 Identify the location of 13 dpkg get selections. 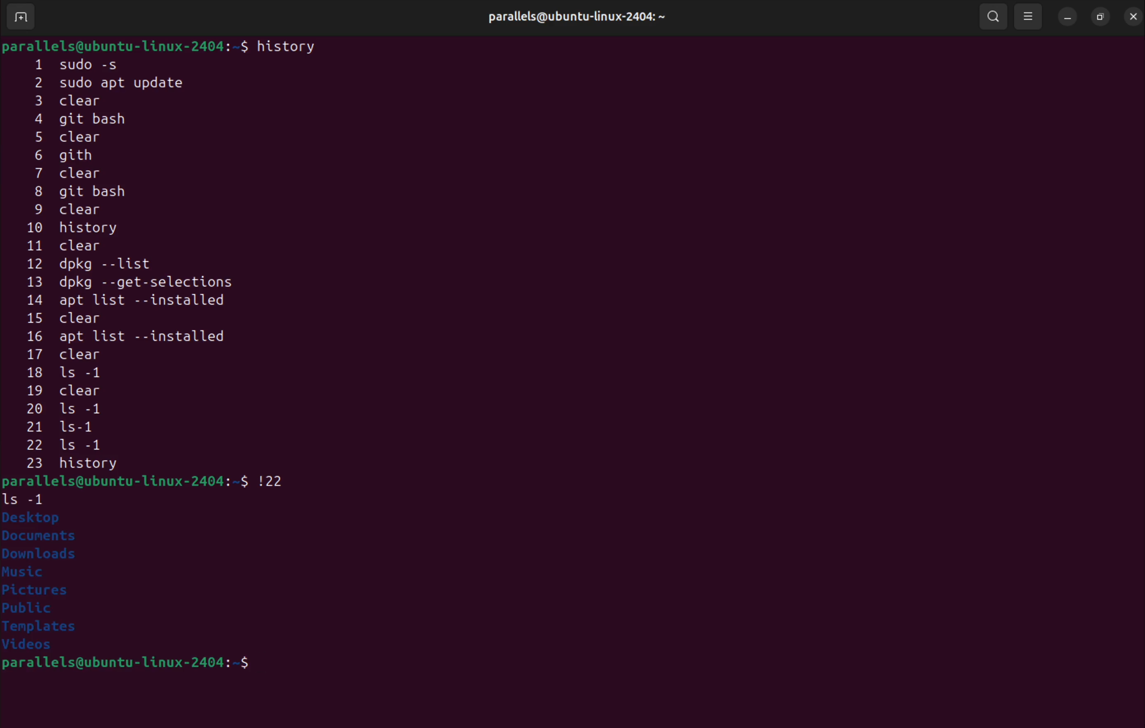
(150, 284).